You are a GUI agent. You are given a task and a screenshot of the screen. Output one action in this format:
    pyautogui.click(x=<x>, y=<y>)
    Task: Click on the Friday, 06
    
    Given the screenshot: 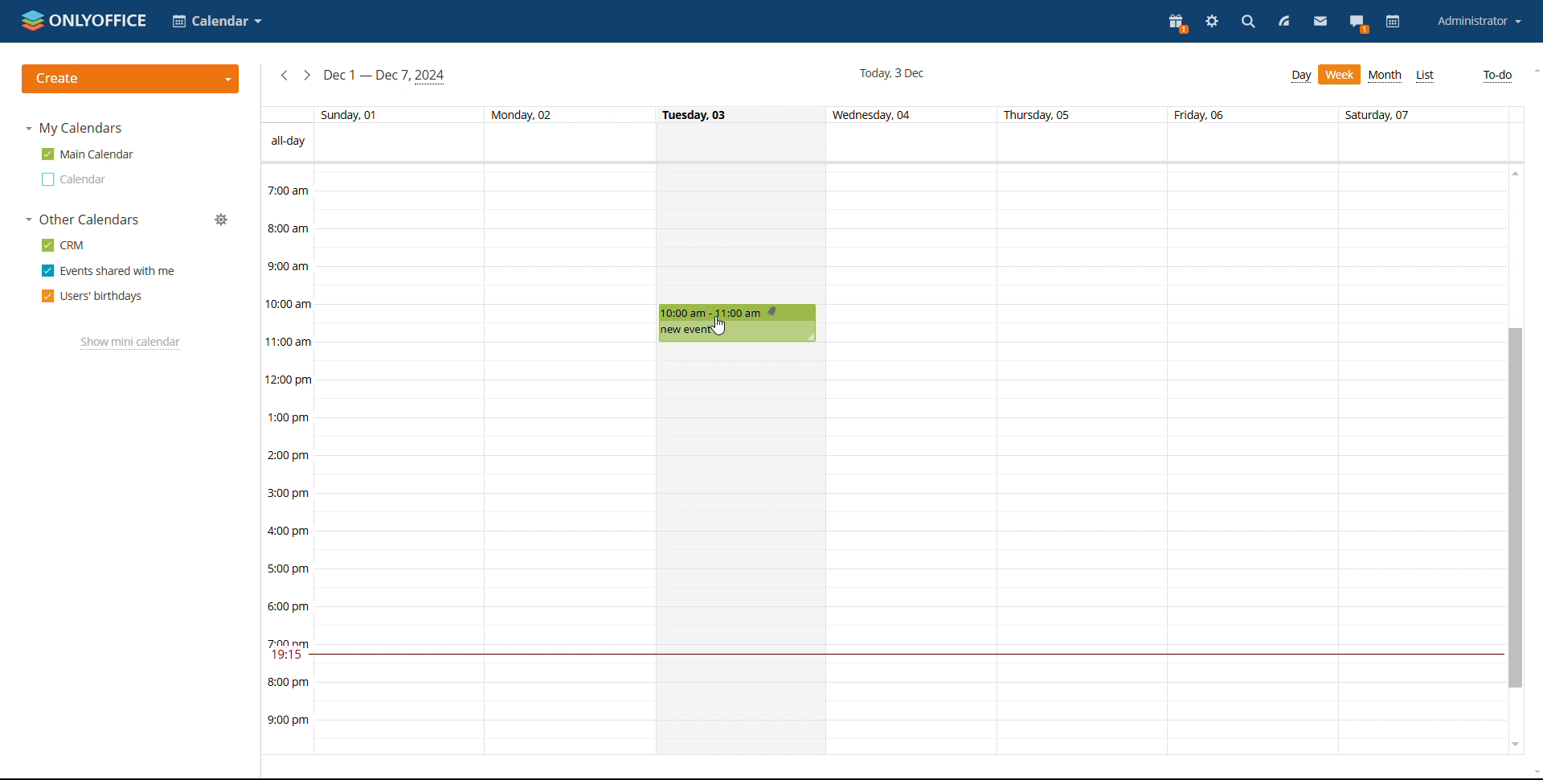 What is the action you would take?
    pyautogui.click(x=1202, y=114)
    